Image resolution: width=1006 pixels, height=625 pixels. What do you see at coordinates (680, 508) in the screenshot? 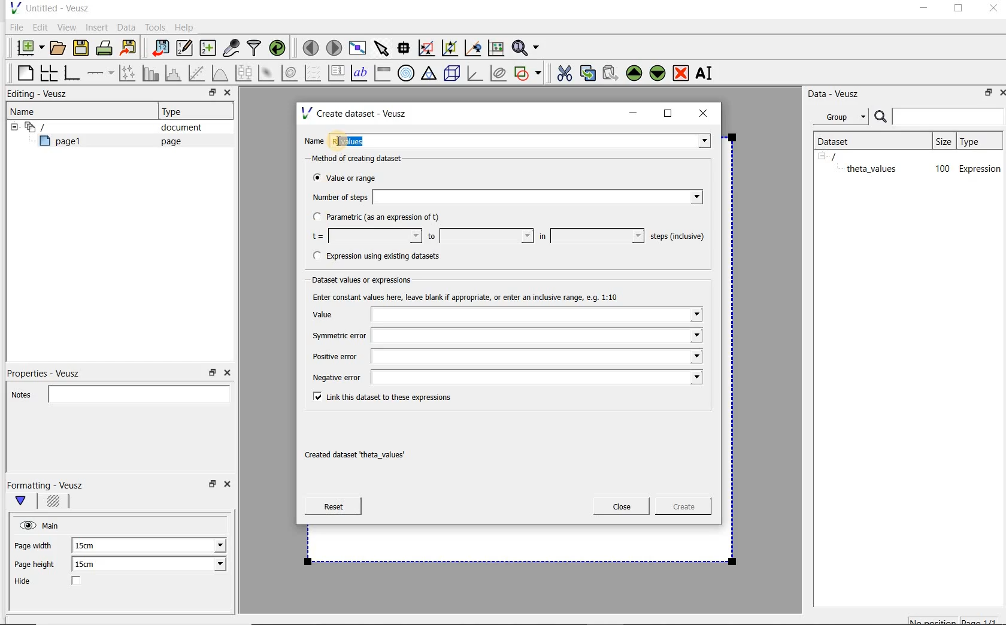
I see `Create` at bounding box center [680, 508].